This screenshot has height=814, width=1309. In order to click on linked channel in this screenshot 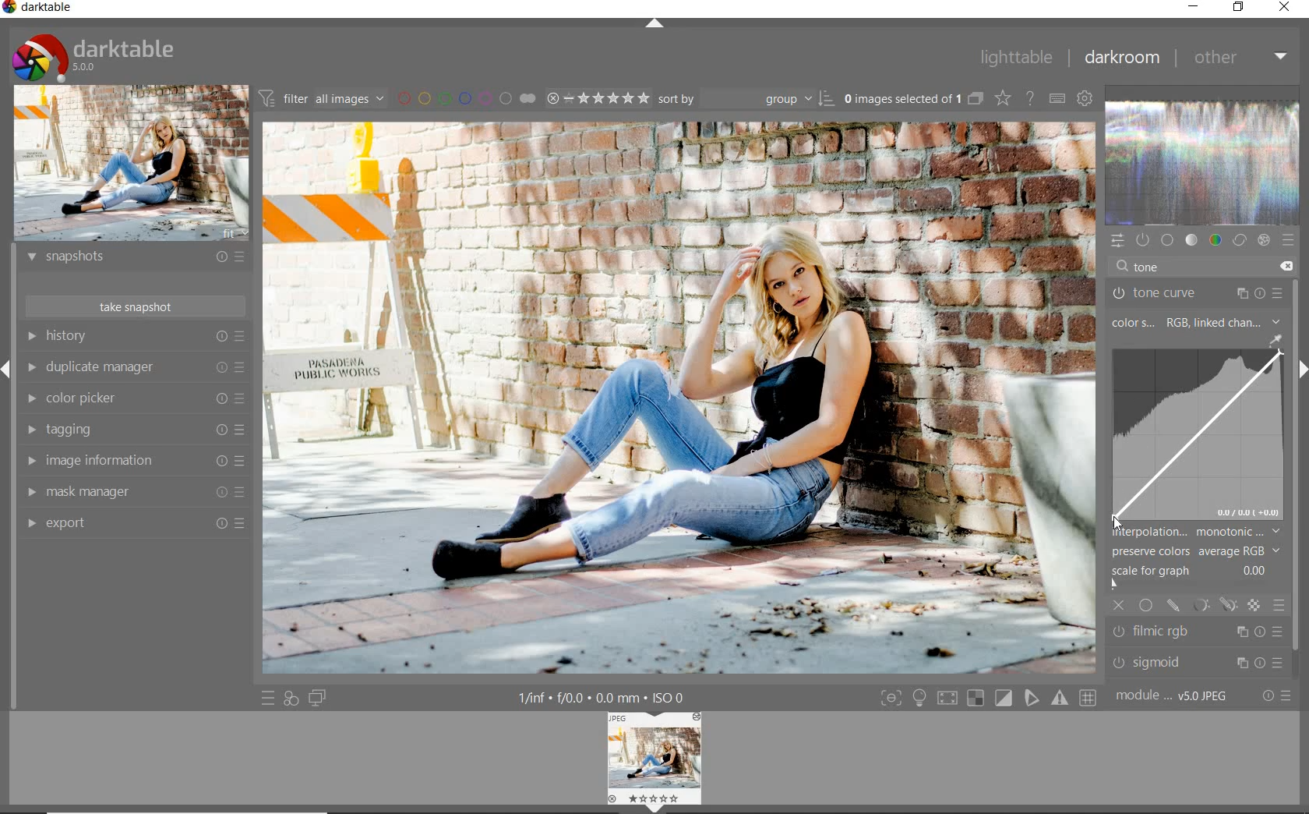, I will do `click(1241, 321)`.